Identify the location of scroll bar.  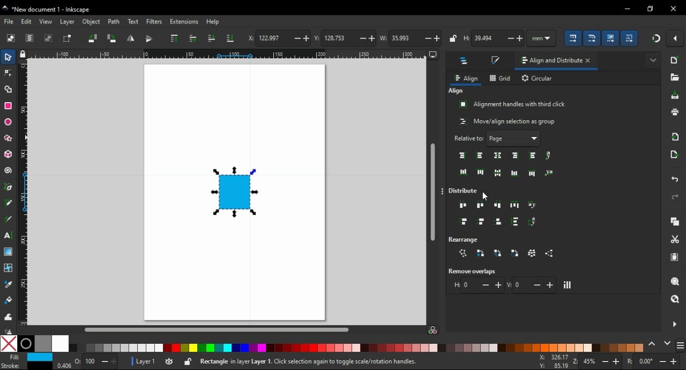
(227, 329).